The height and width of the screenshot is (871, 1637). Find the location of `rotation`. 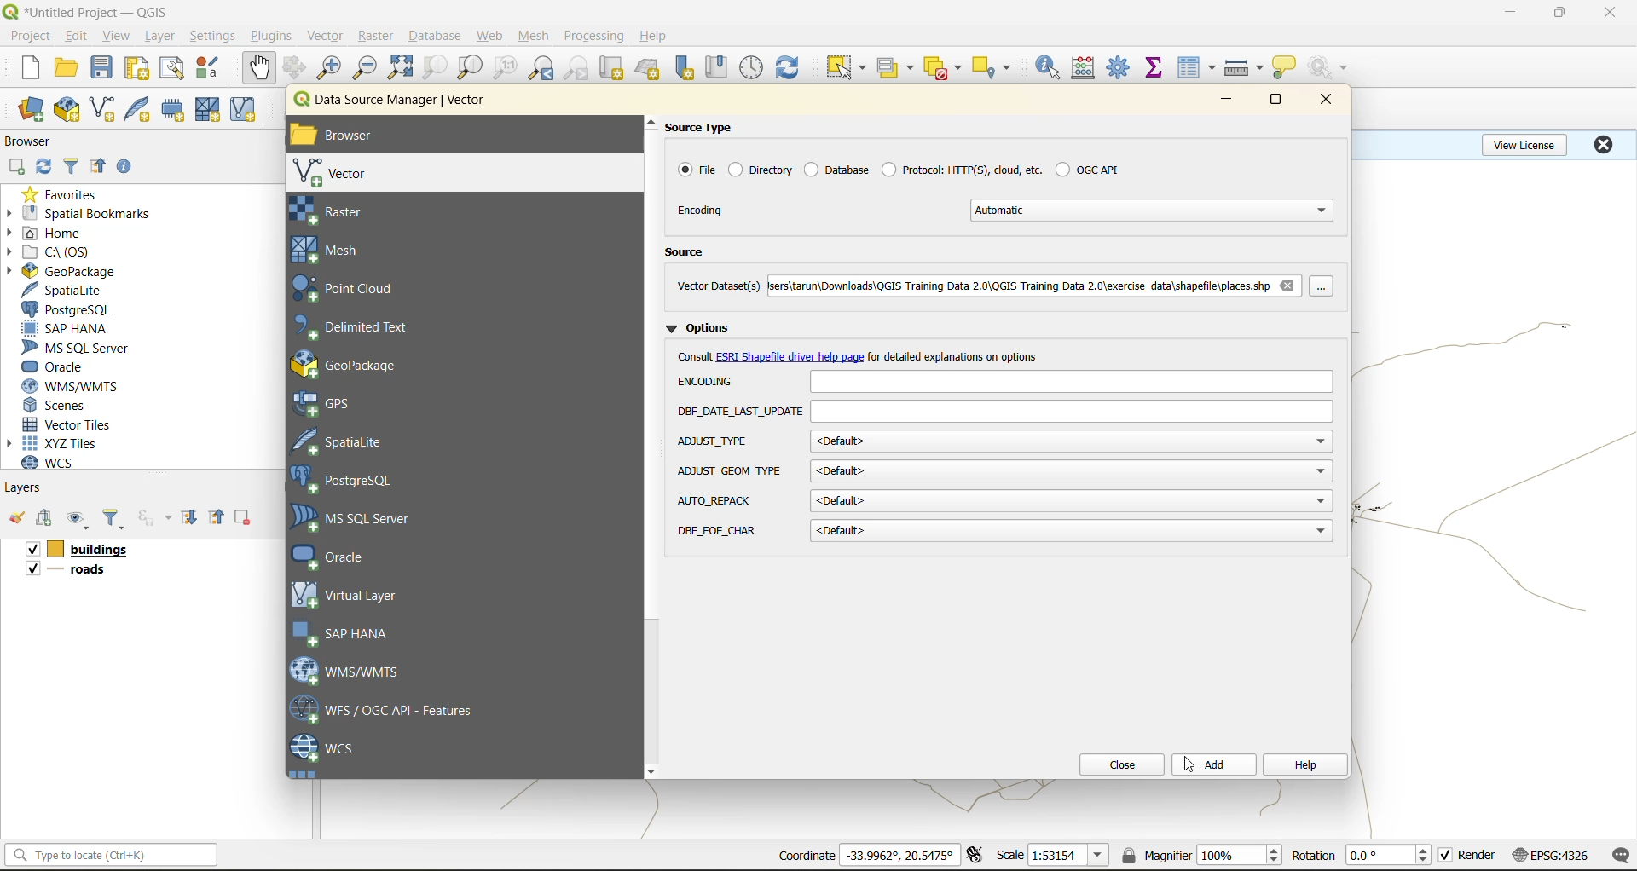

rotation is located at coordinates (1391, 856).